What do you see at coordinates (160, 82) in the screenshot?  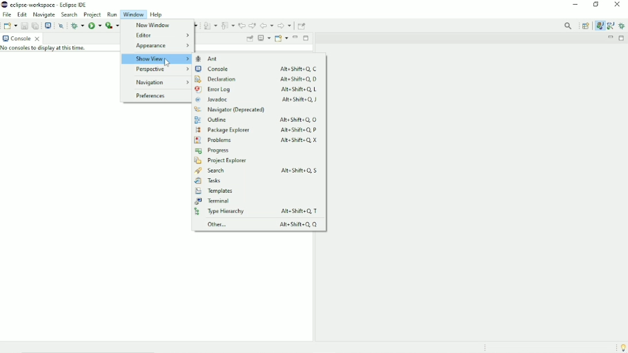 I see `Navigation` at bounding box center [160, 82].